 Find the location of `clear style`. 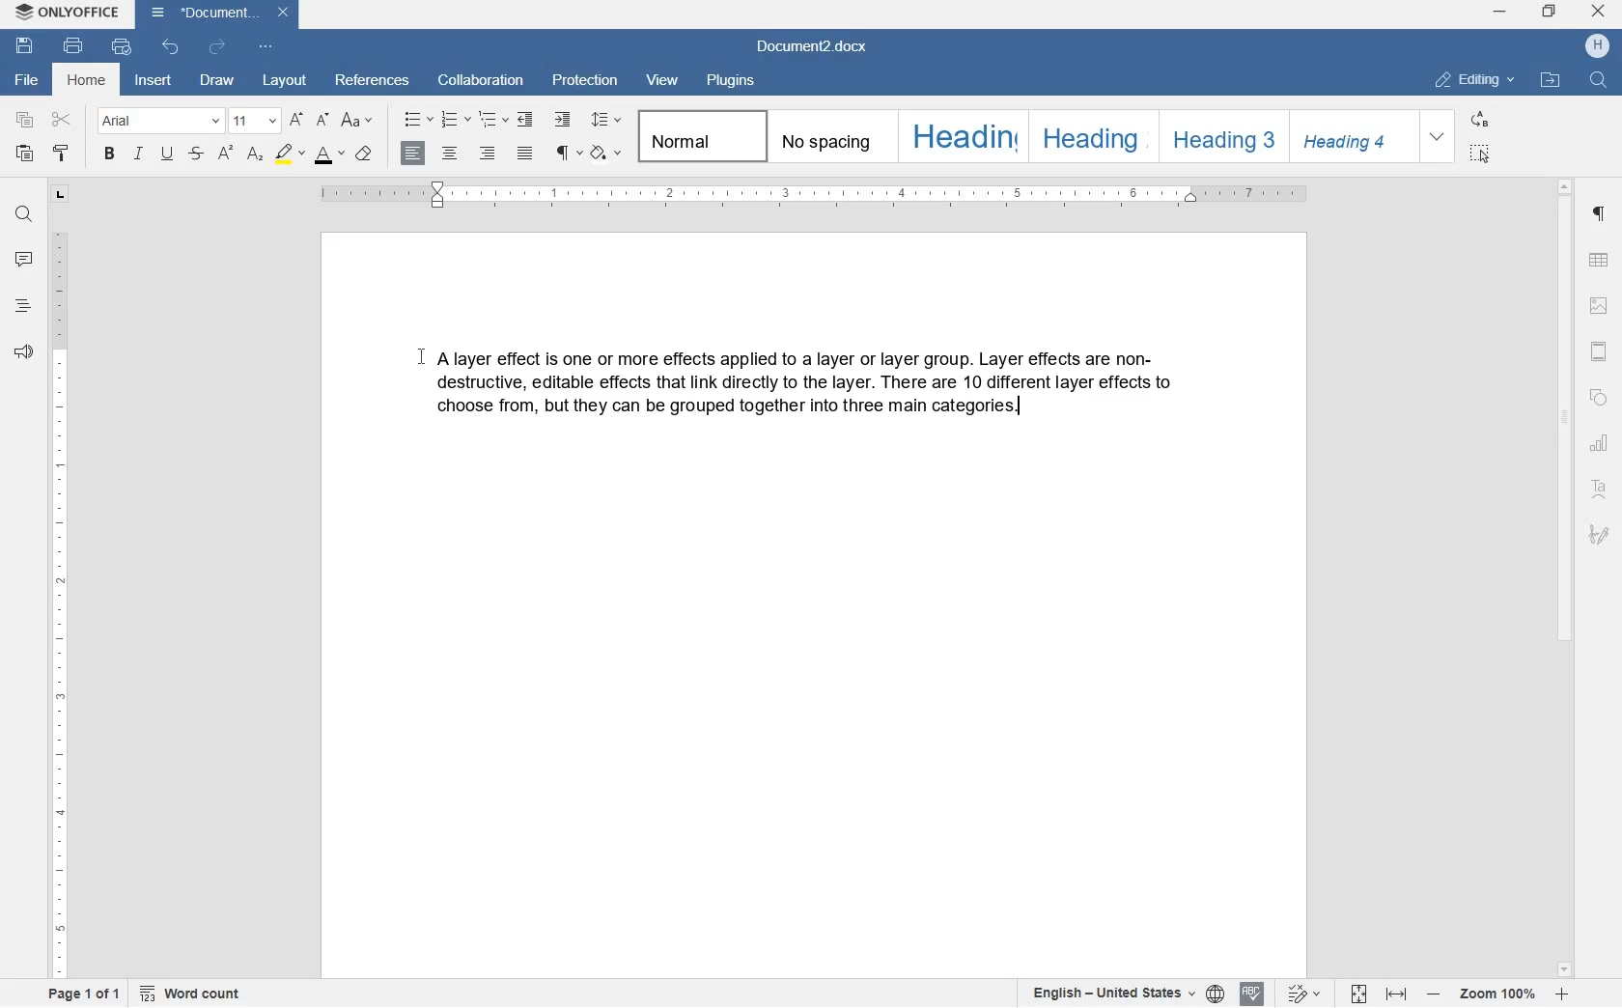

clear style is located at coordinates (362, 154).